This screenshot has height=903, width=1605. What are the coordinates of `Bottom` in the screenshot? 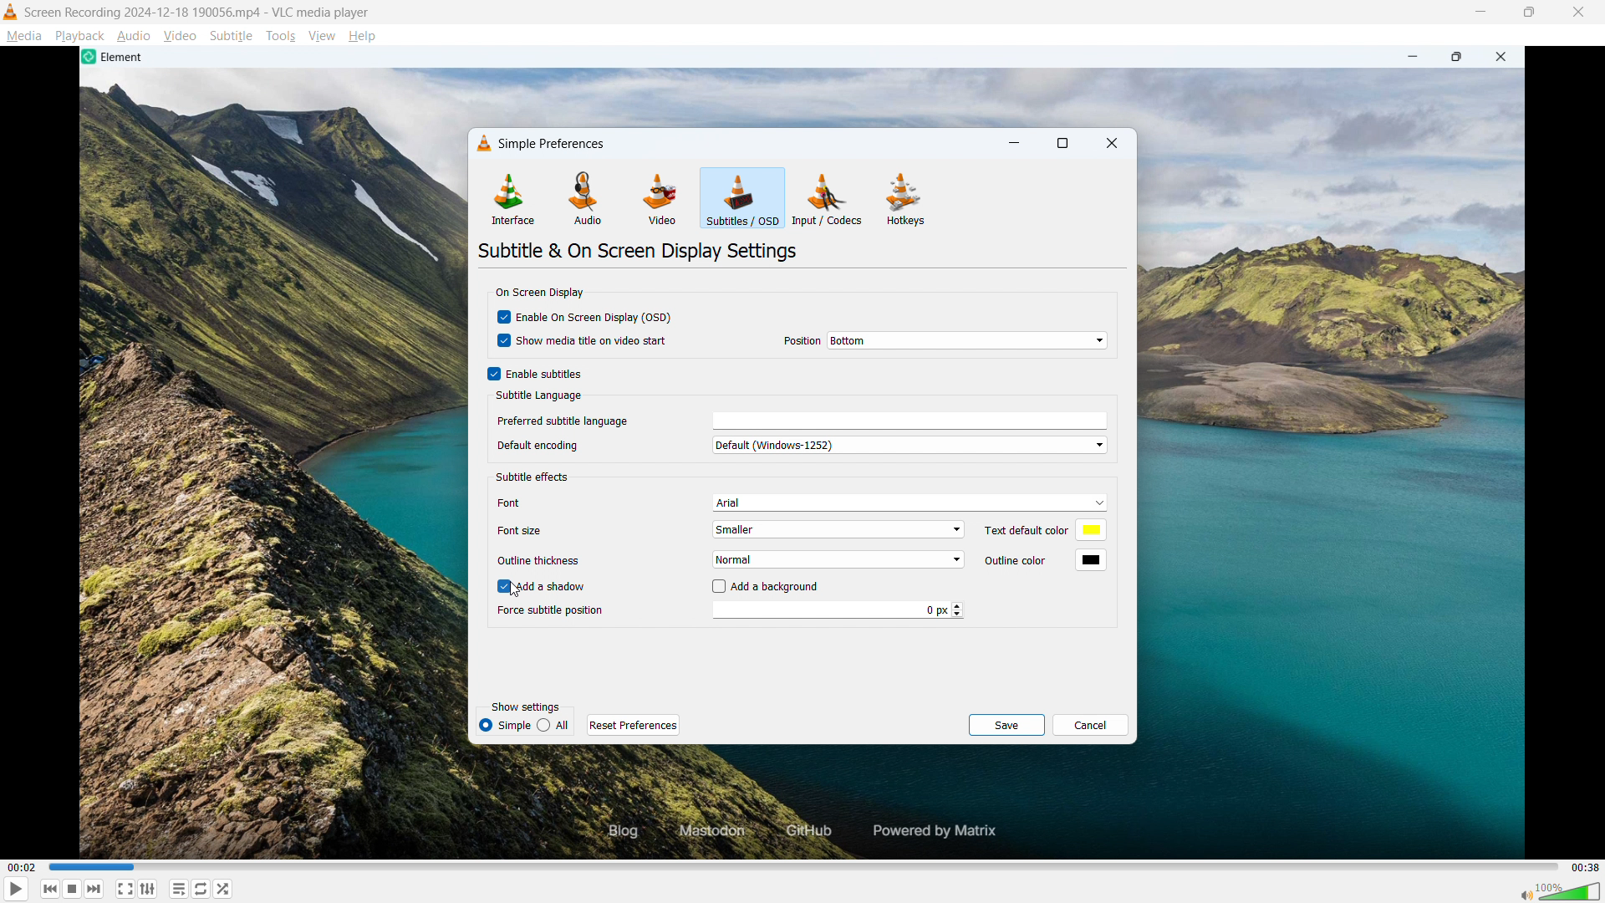 It's located at (969, 340).